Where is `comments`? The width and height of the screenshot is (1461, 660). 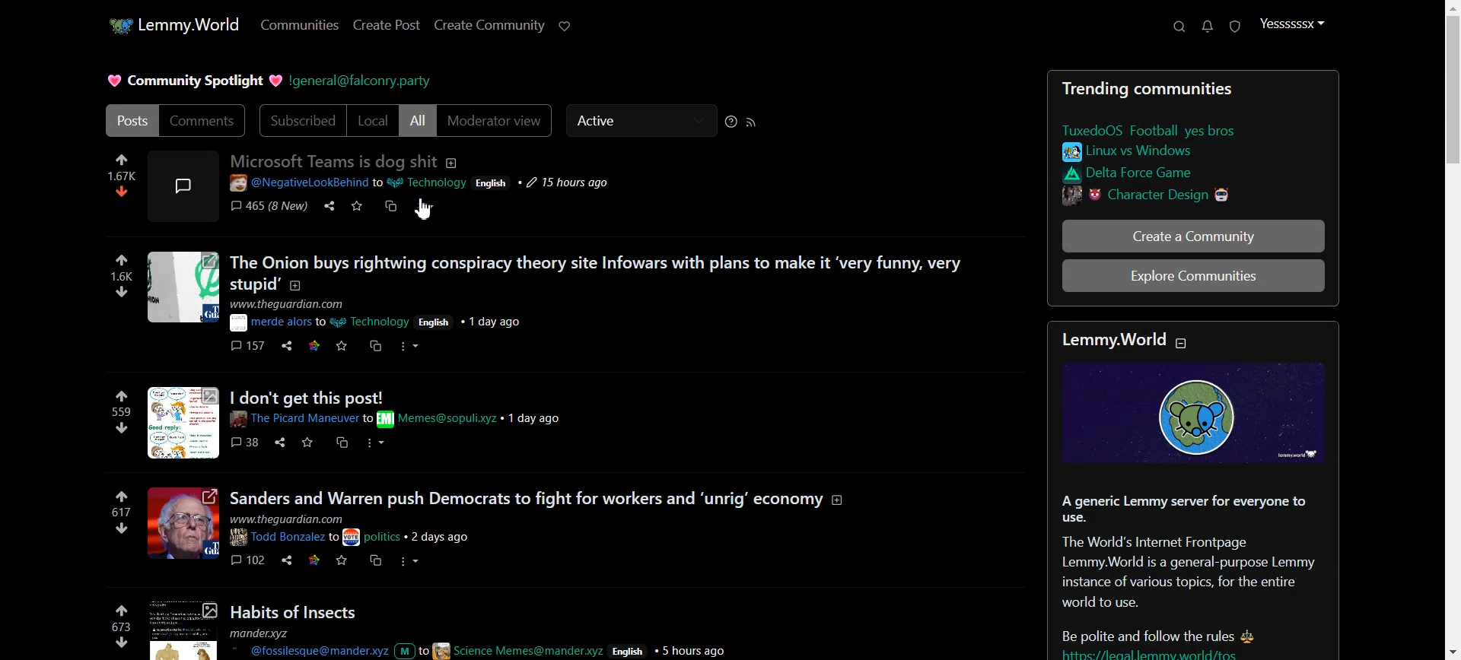
comments is located at coordinates (250, 346).